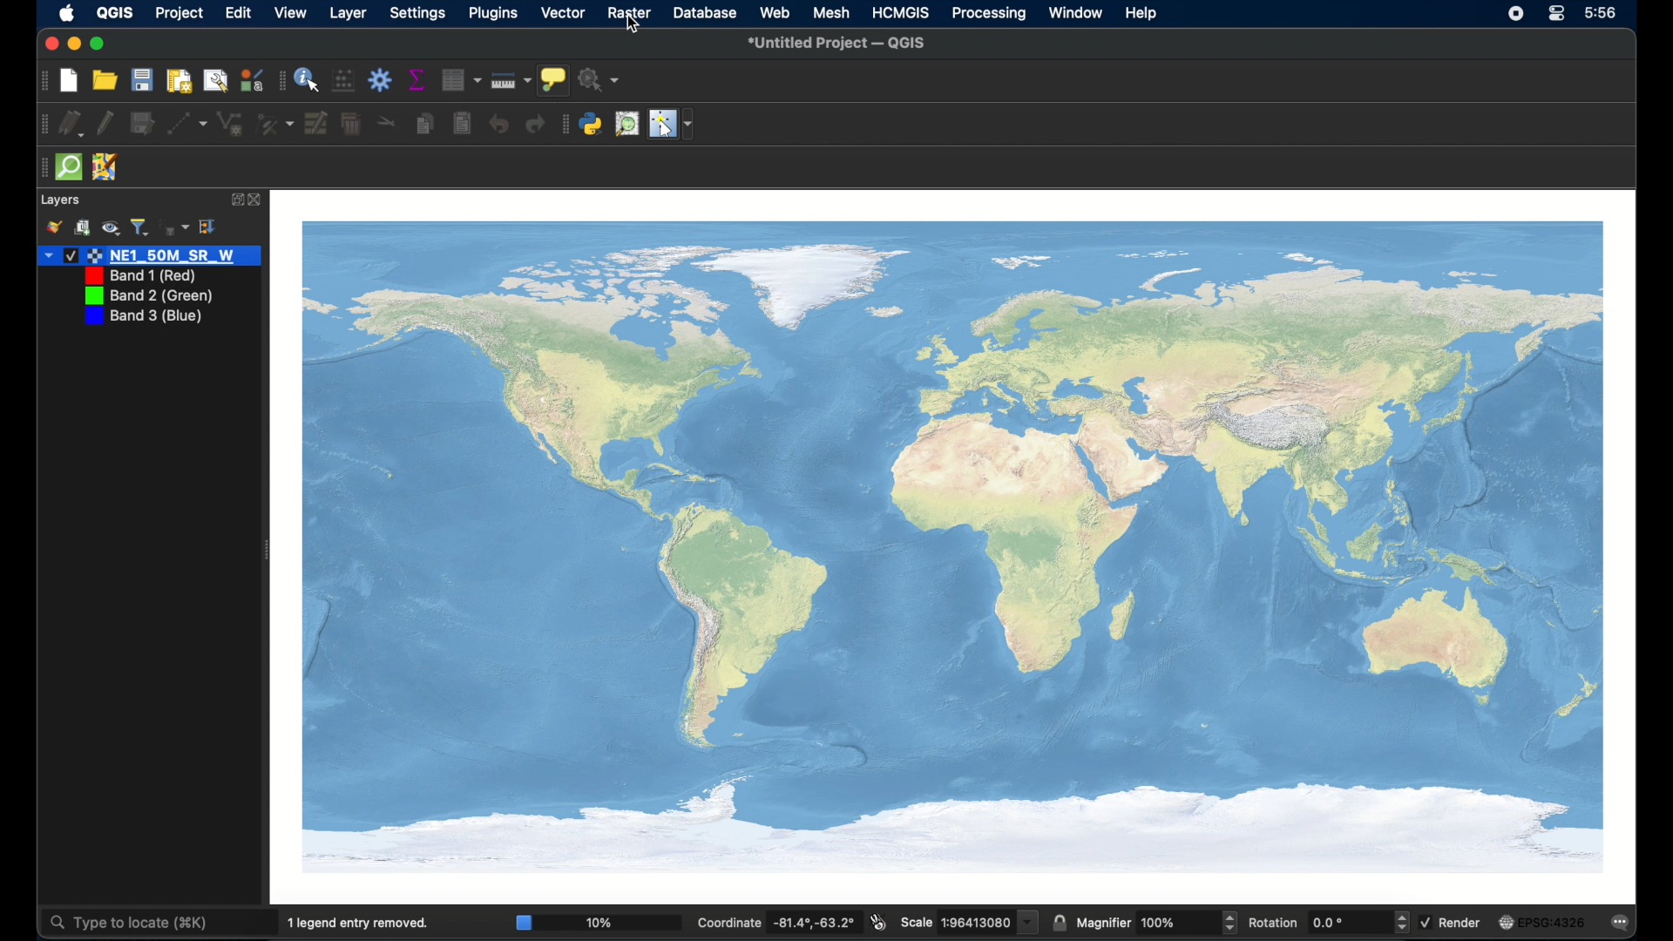 The image size is (1673, 941). What do you see at coordinates (1059, 924) in the screenshot?
I see `lock scale` at bounding box center [1059, 924].